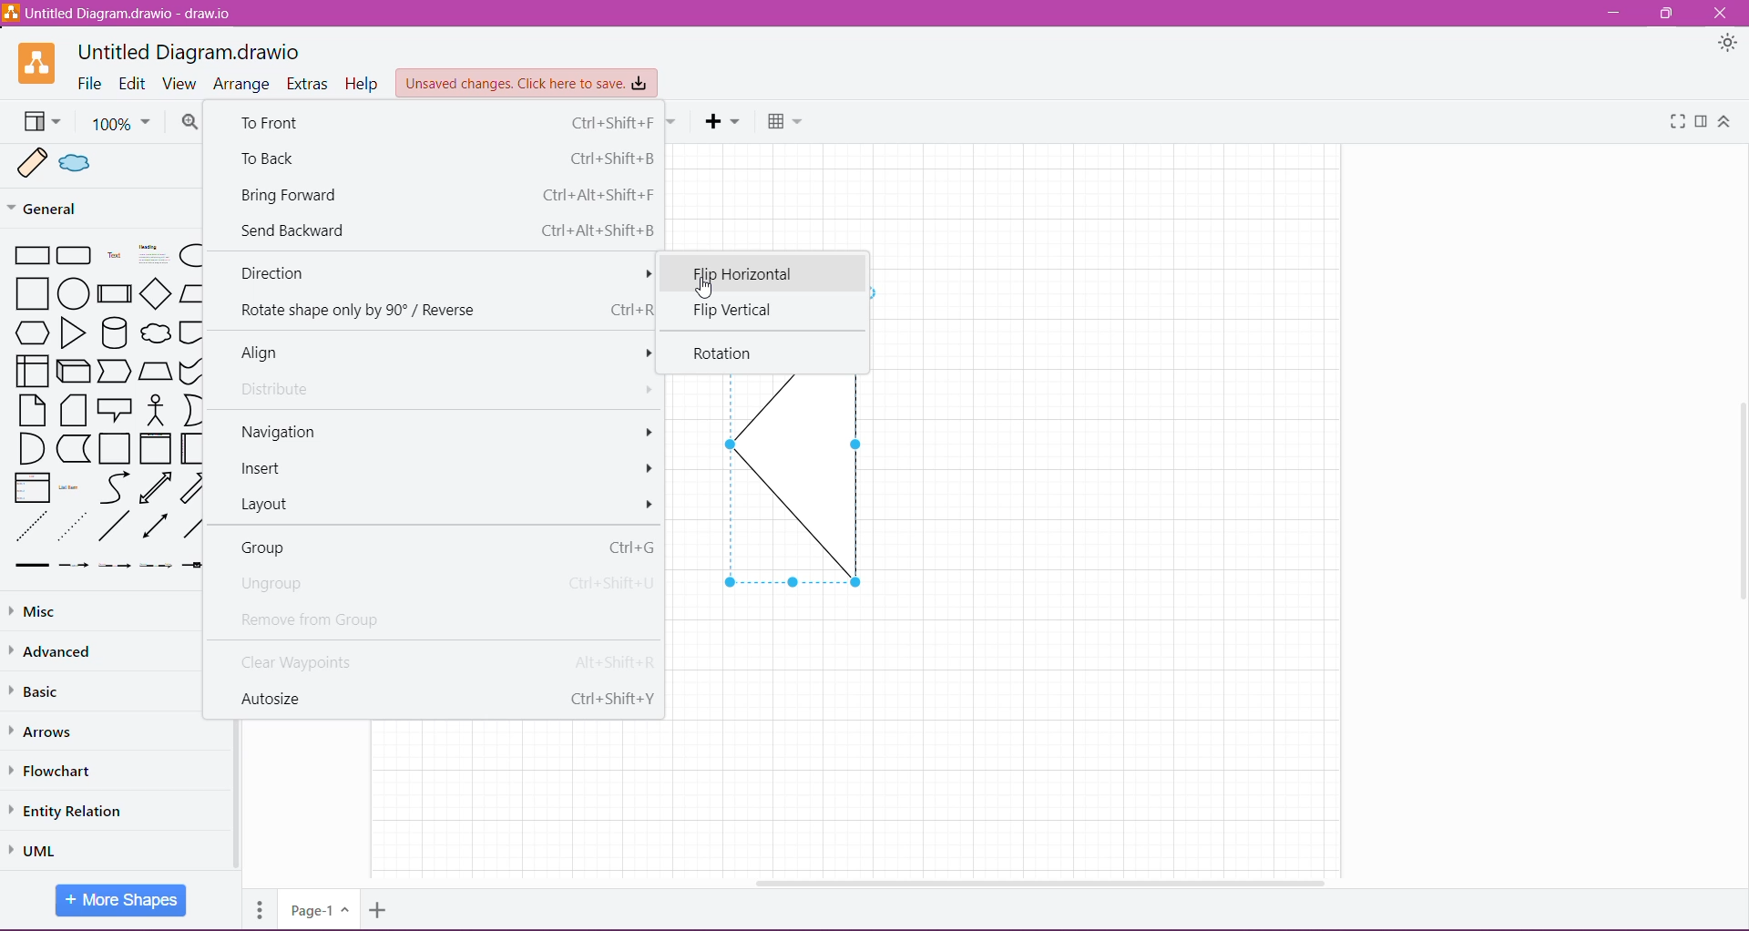 This screenshot has width=1749, height=931. What do you see at coordinates (439, 353) in the screenshot?
I see `Align` at bounding box center [439, 353].